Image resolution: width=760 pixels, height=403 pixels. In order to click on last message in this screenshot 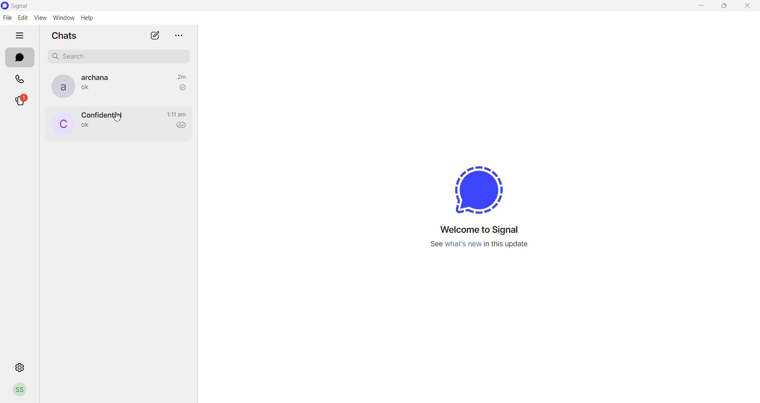, I will do `click(87, 89)`.